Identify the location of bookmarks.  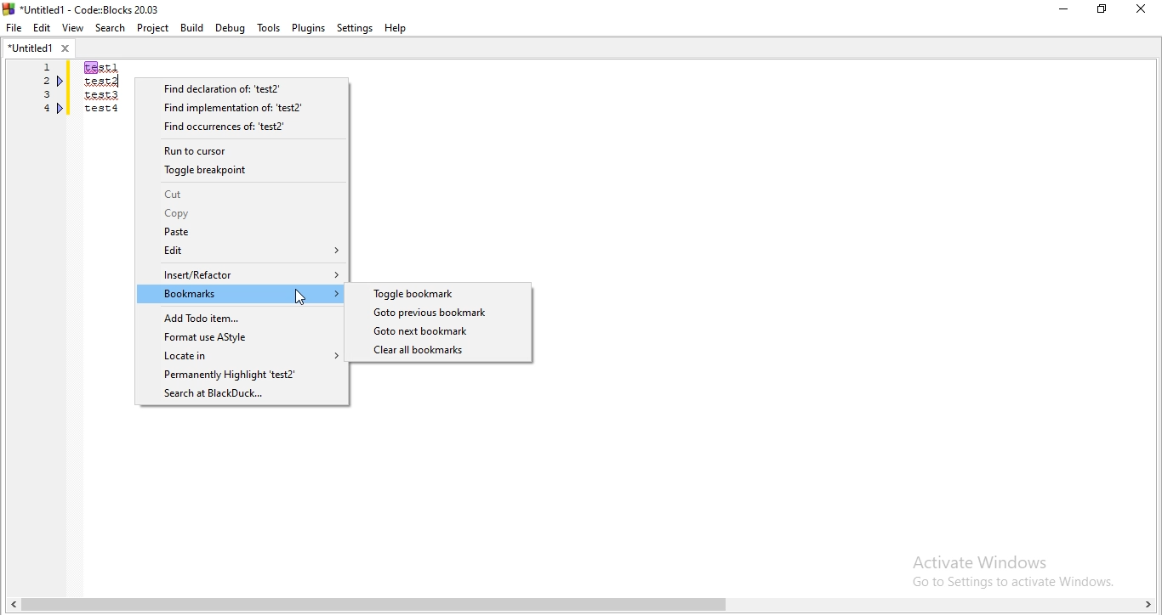
(61, 82).